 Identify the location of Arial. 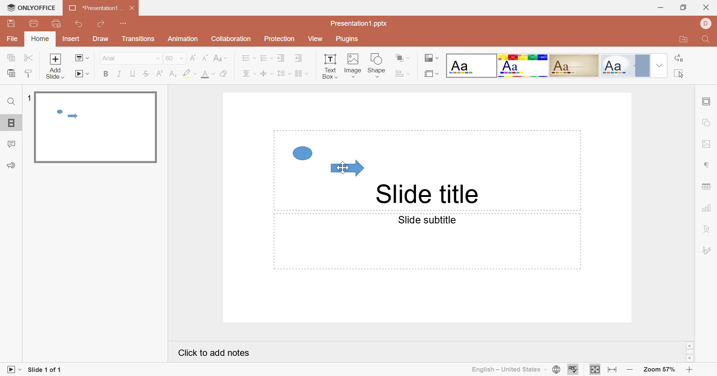
(131, 58).